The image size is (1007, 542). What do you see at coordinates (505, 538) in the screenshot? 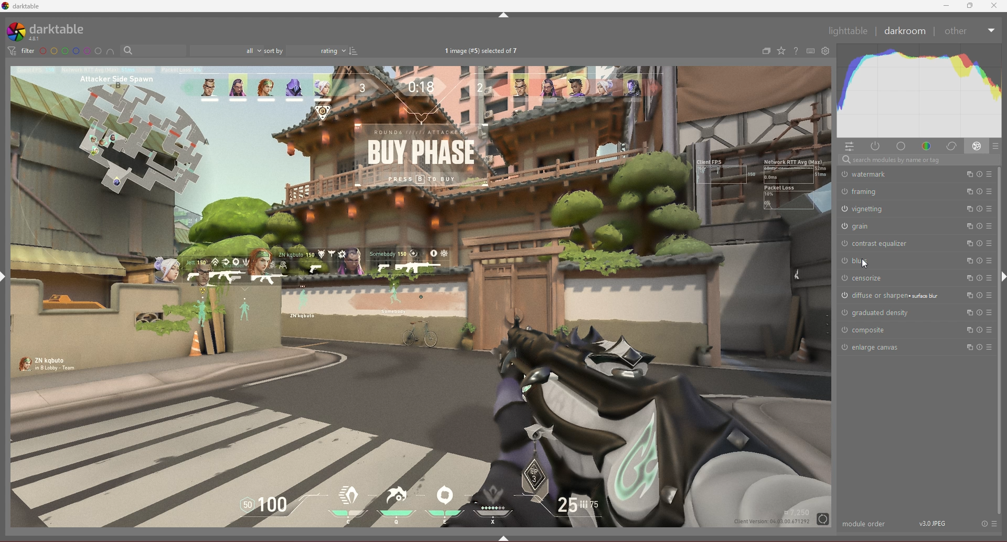
I see `show` at bounding box center [505, 538].